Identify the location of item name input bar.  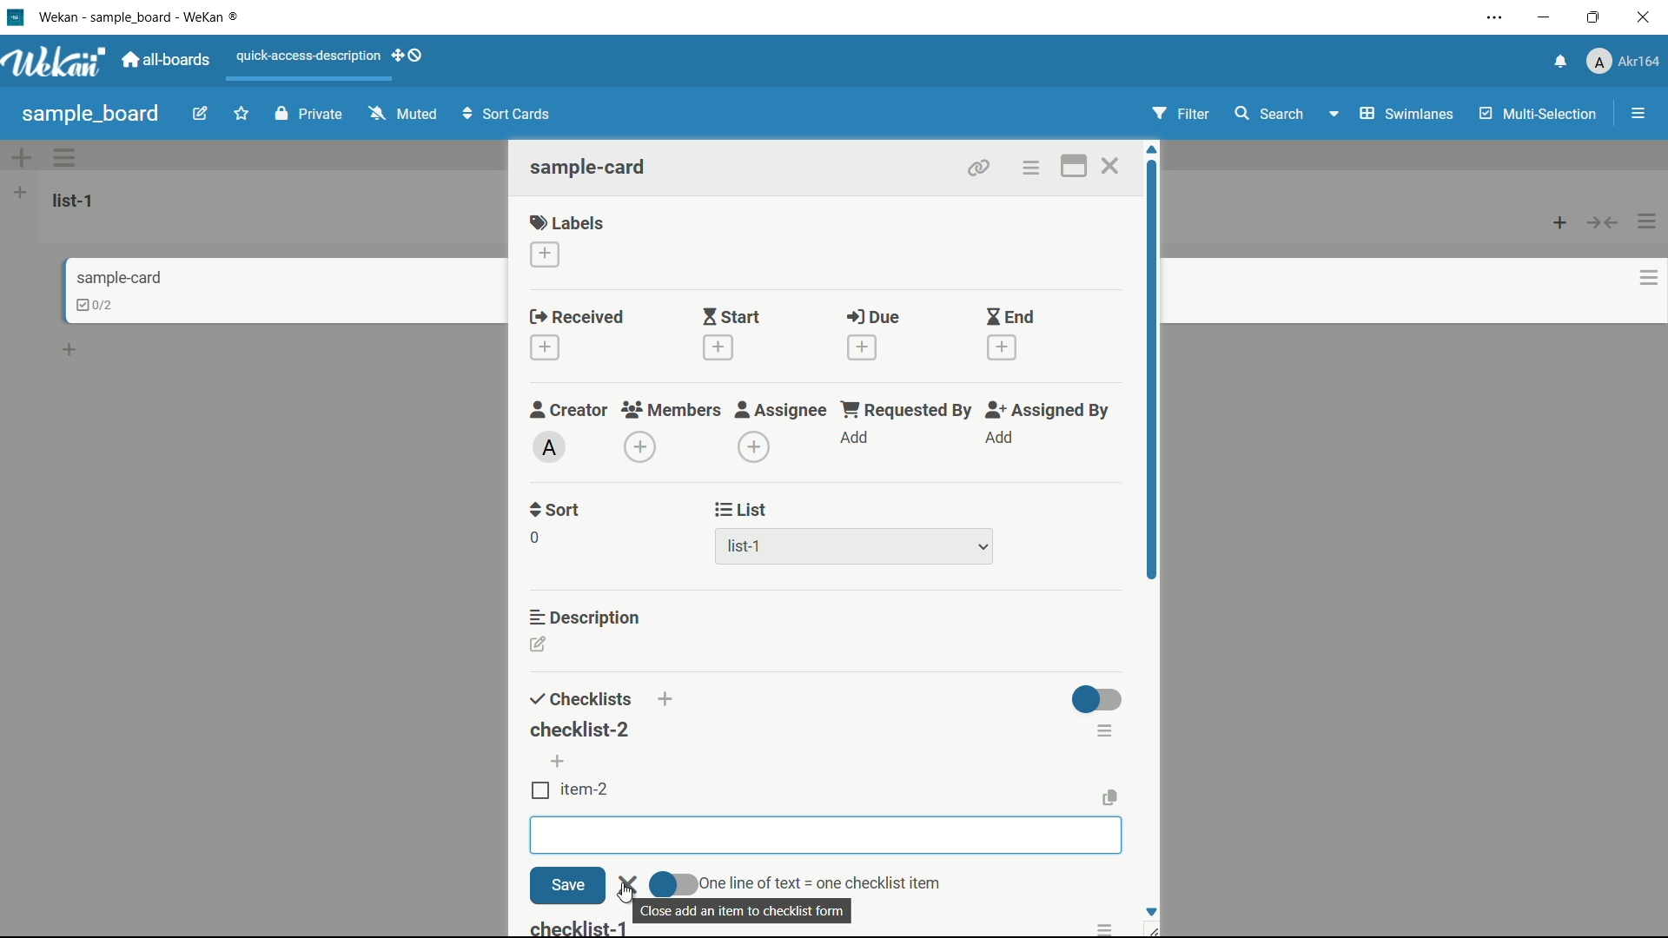
(826, 836).